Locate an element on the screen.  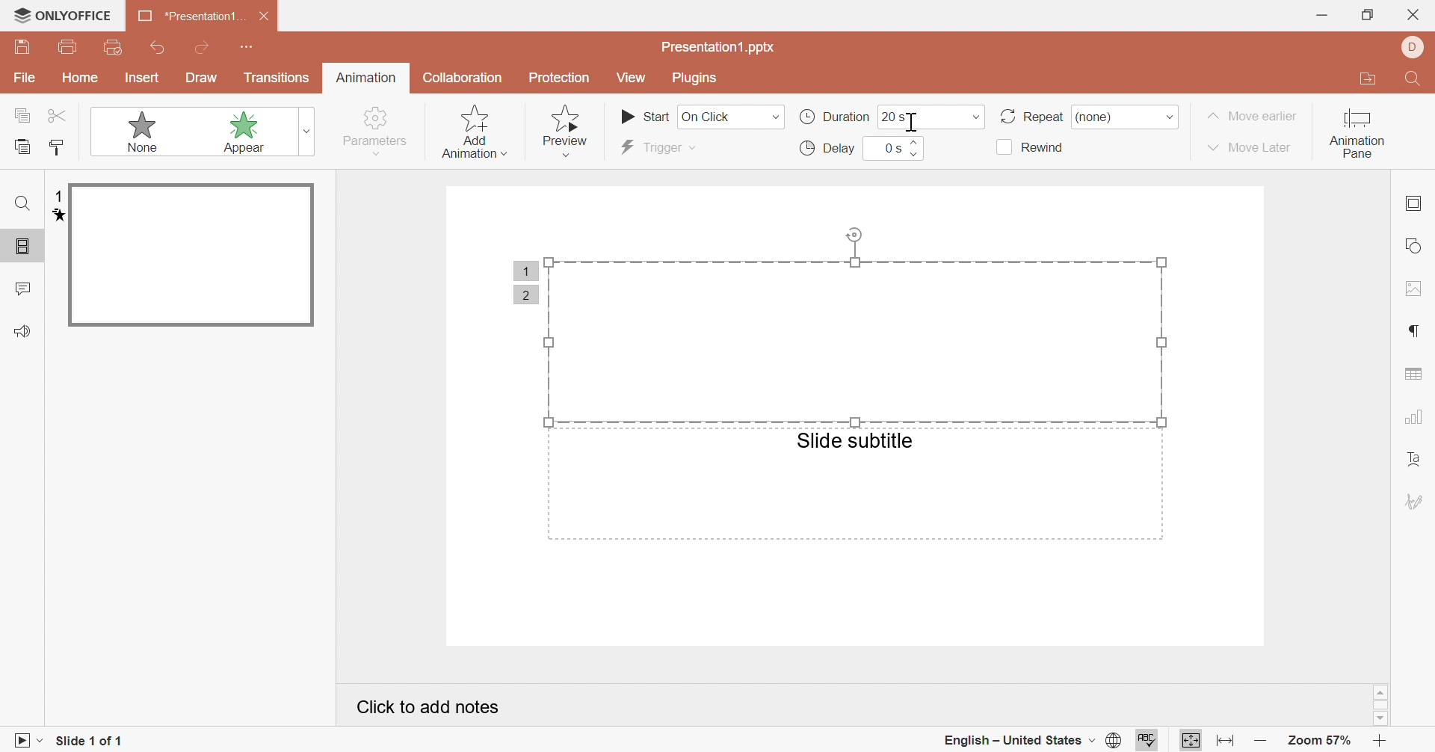
print preview is located at coordinates (115, 47).